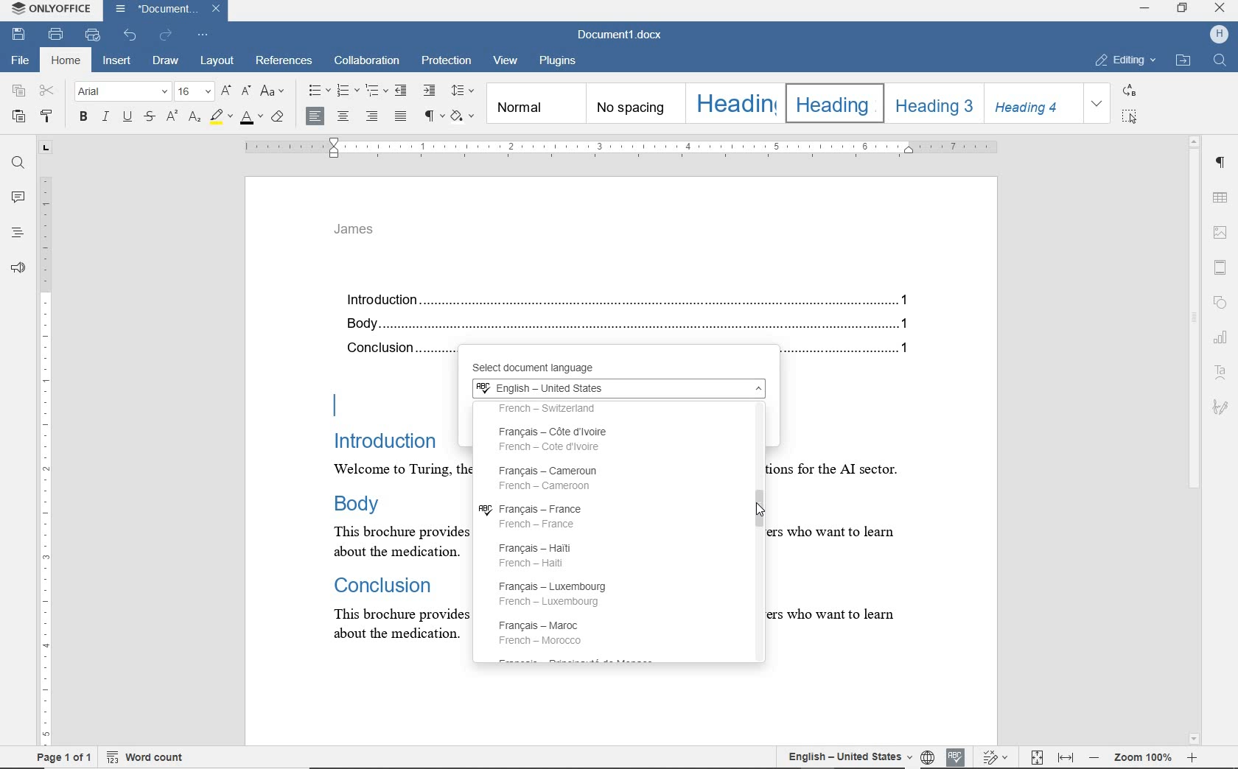 The image size is (1238, 769). What do you see at coordinates (1032, 103) in the screenshot?
I see `Heading 4` at bounding box center [1032, 103].